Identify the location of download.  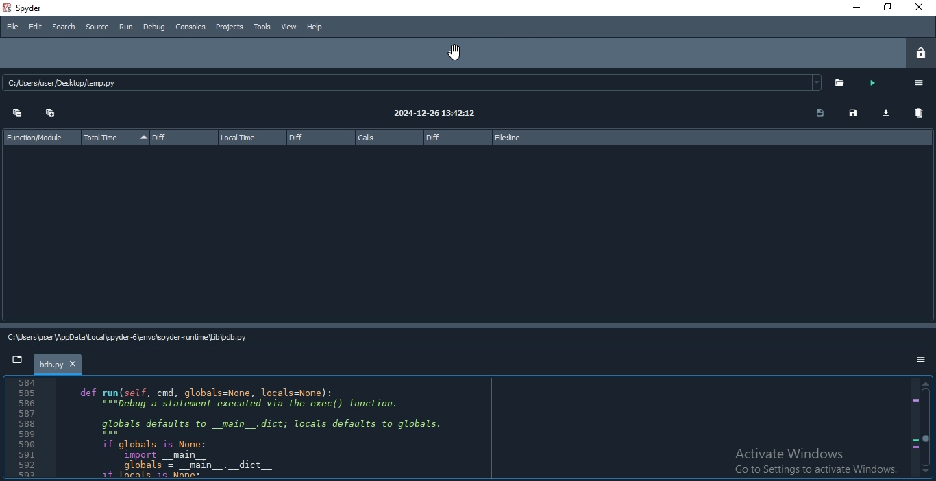
(886, 113).